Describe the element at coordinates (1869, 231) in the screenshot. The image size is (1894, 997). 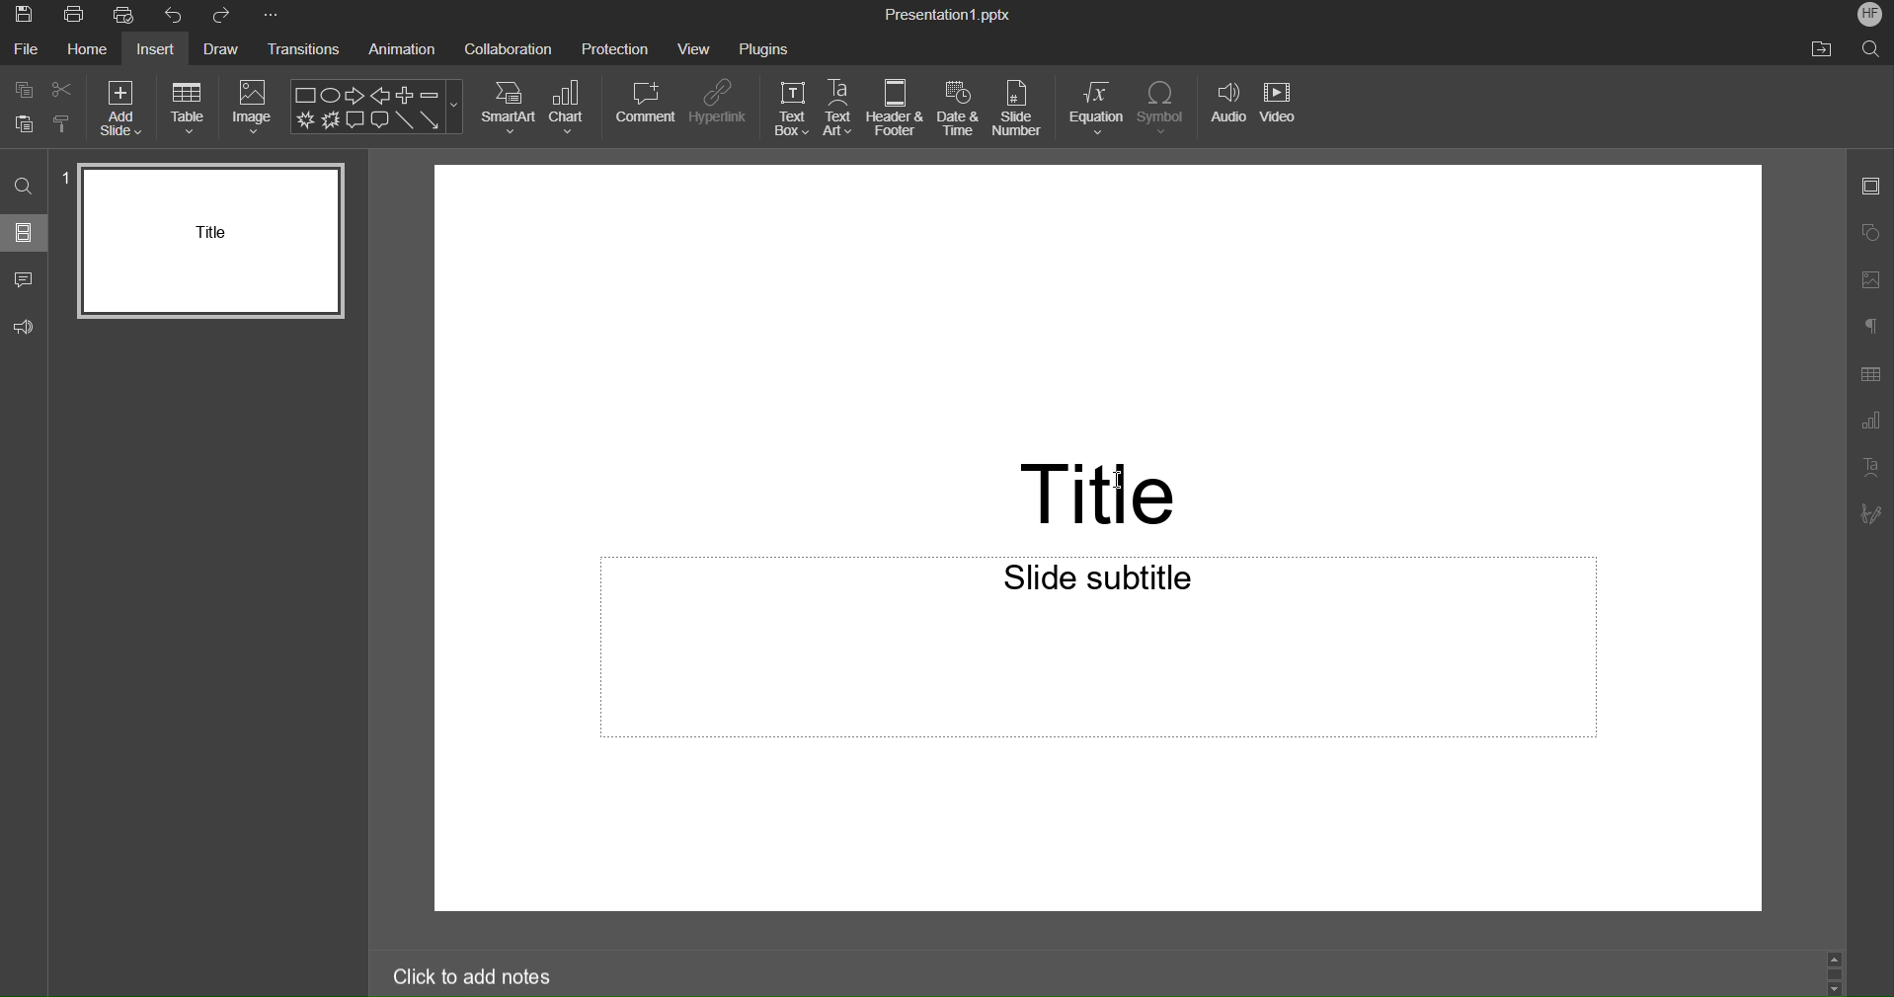
I see `Shape Settings` at that location.